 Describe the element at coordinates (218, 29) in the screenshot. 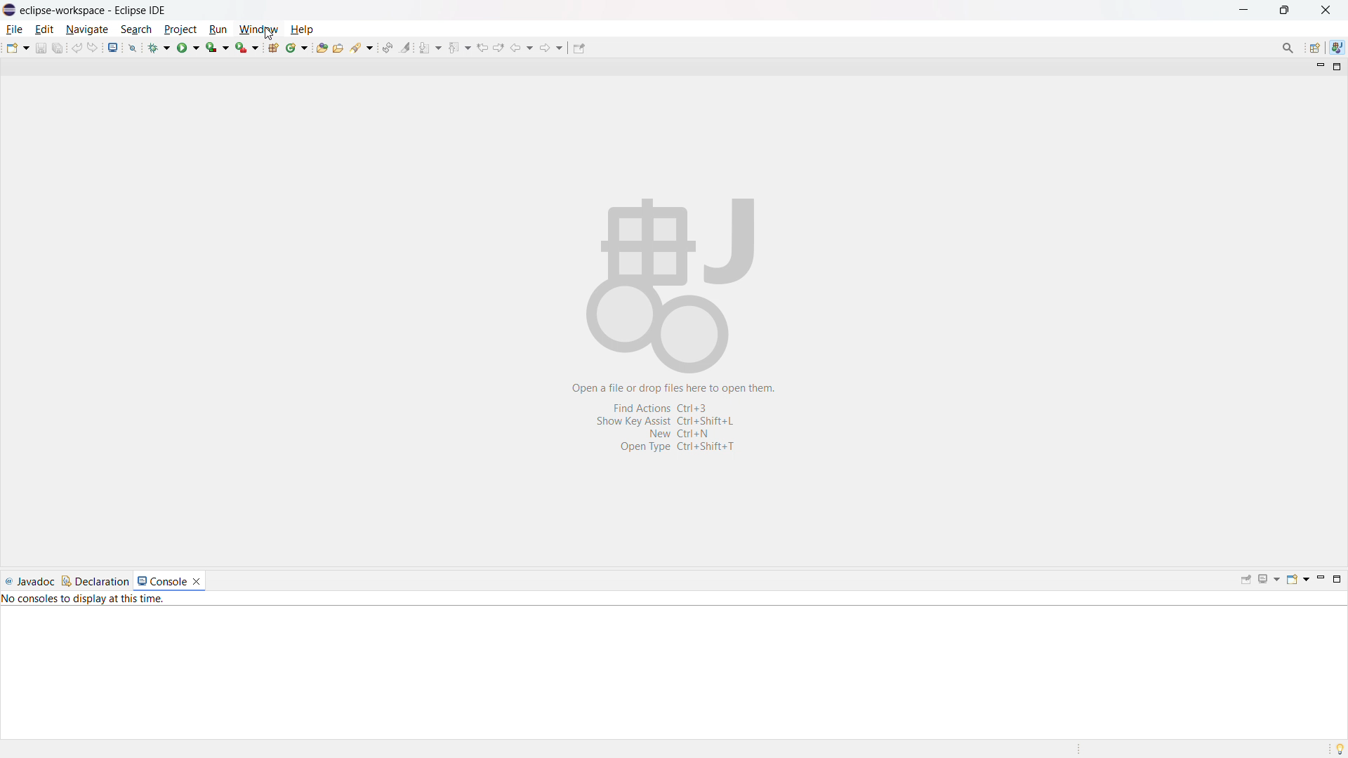

I see `run` at that location.